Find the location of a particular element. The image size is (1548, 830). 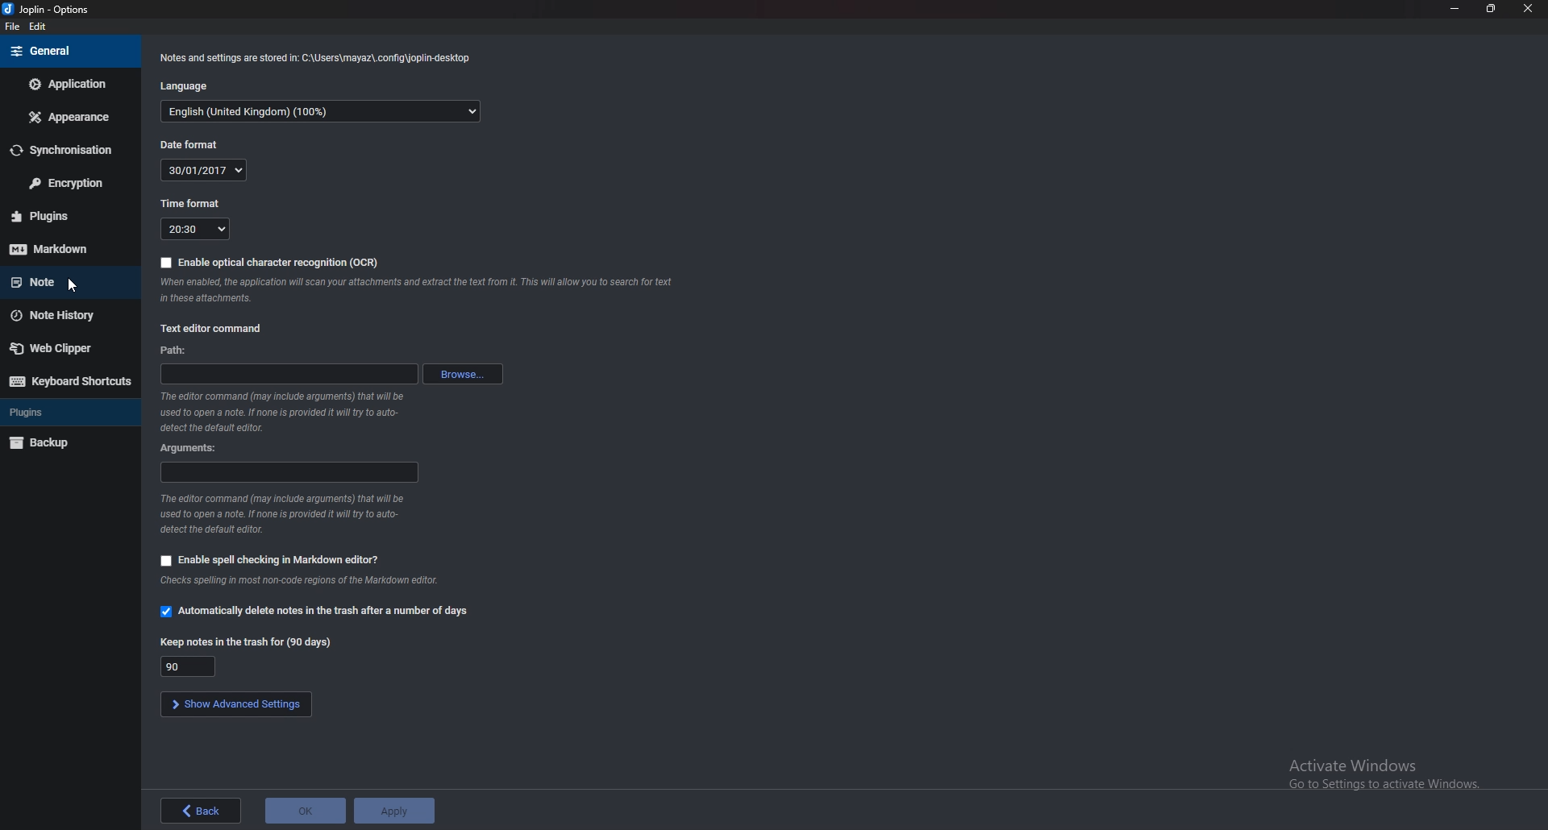

Arguments is located at coordinates (291, 472).